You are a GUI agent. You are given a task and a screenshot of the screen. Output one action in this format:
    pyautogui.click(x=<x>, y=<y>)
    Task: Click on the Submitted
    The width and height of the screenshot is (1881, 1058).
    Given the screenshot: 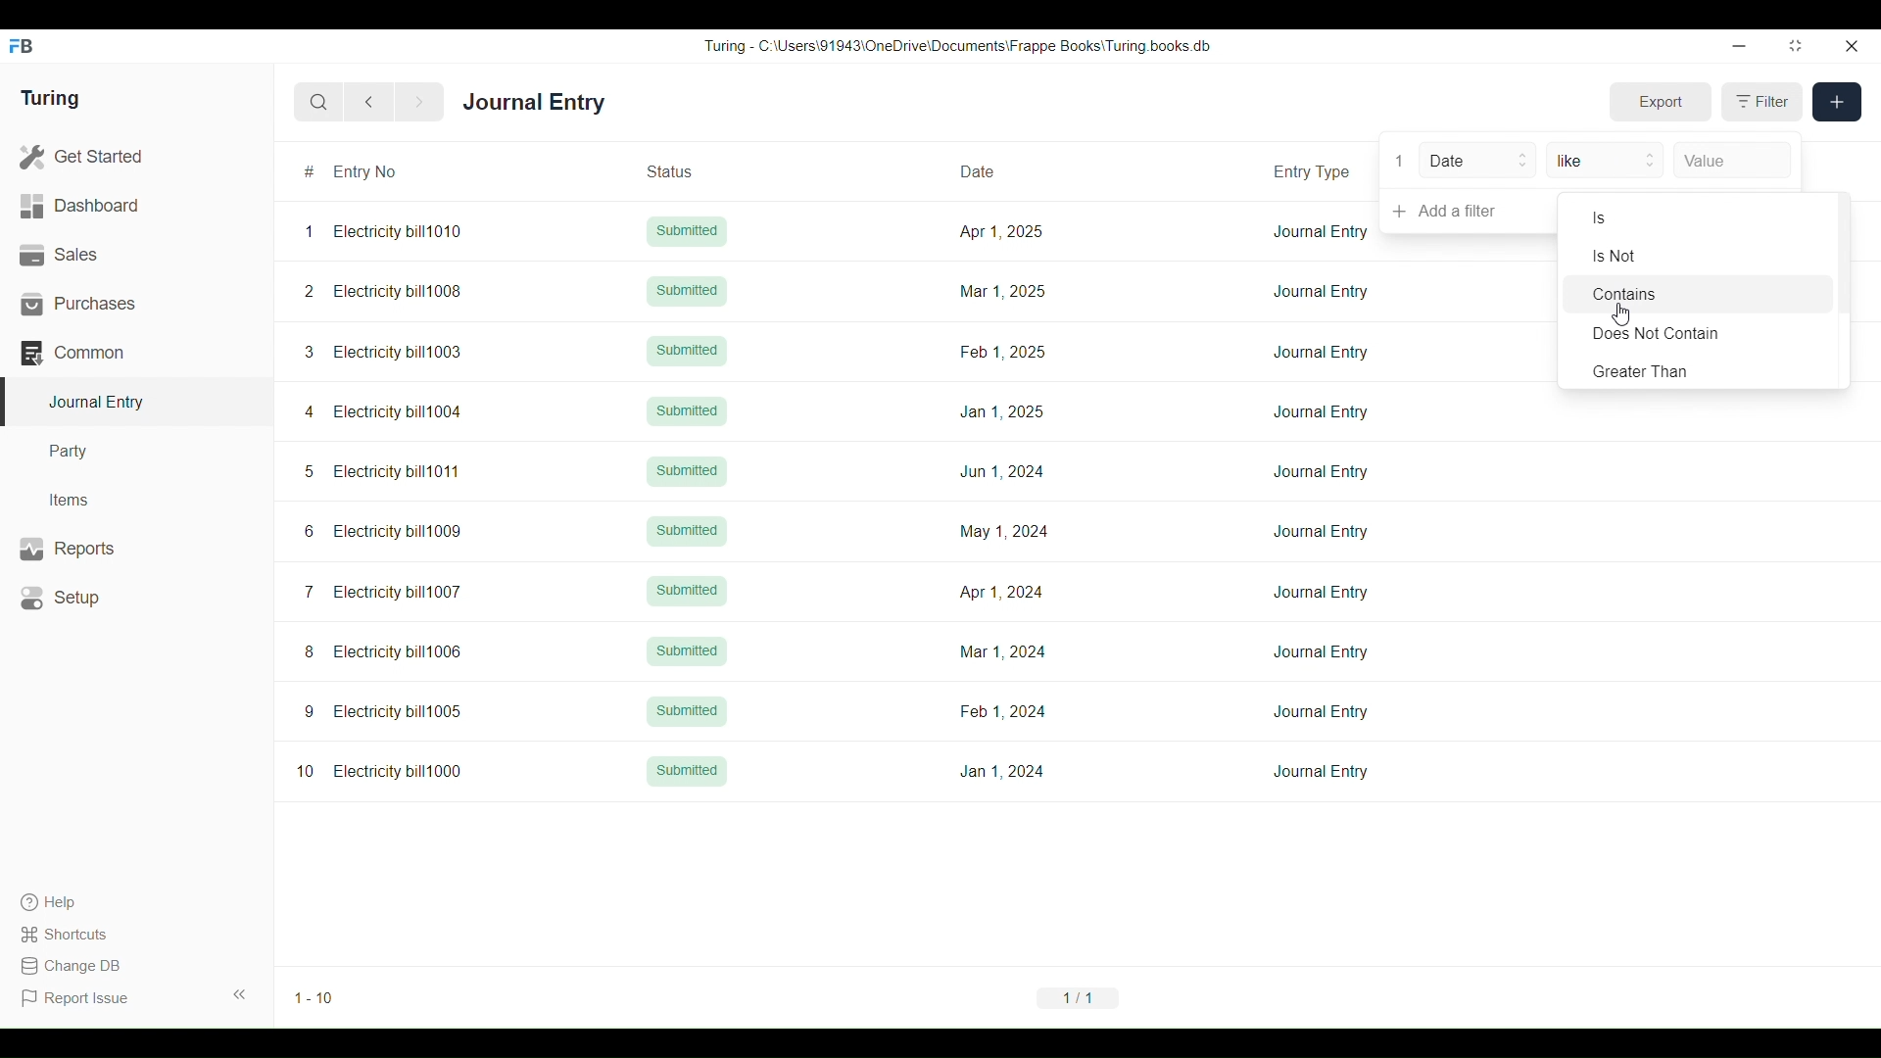 What is the action you would take?
    pyautogui.click(x=687, y=471)
    